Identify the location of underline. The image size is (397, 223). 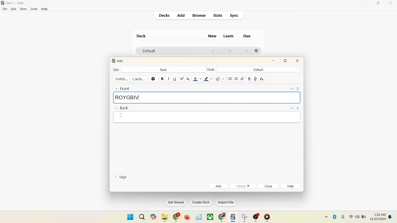
(174, 79).